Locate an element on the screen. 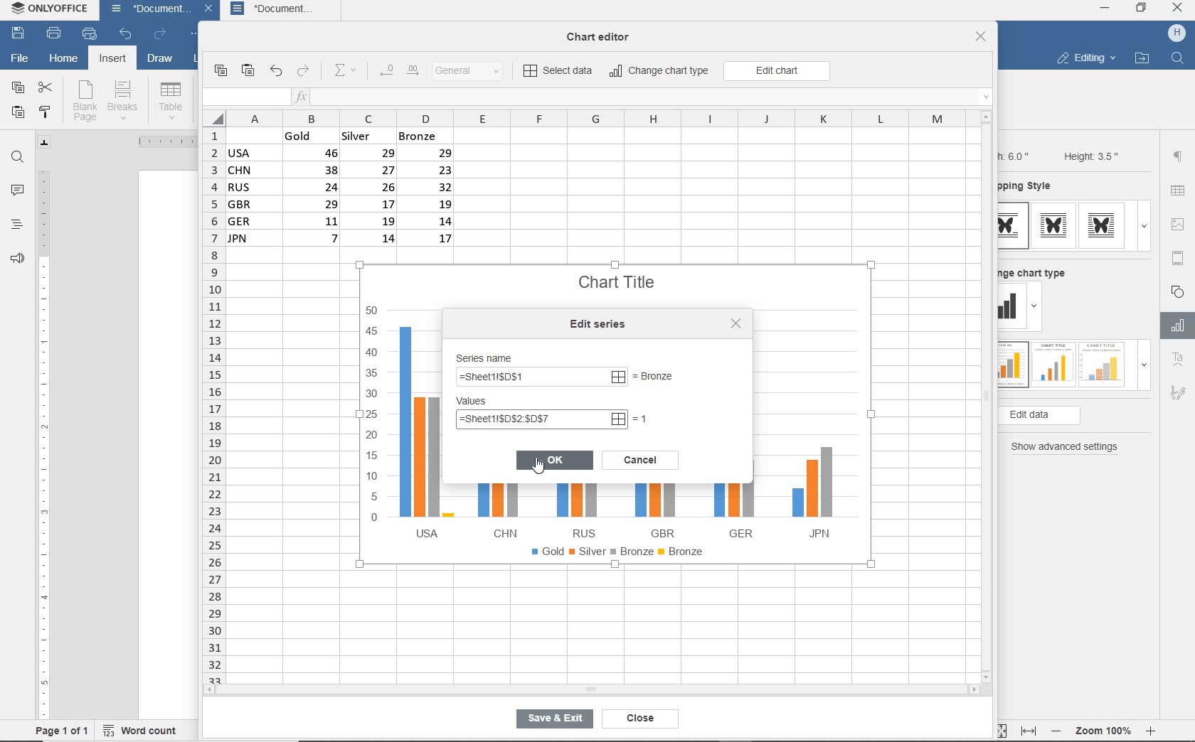  cancel is located at coordinates (640, 458).